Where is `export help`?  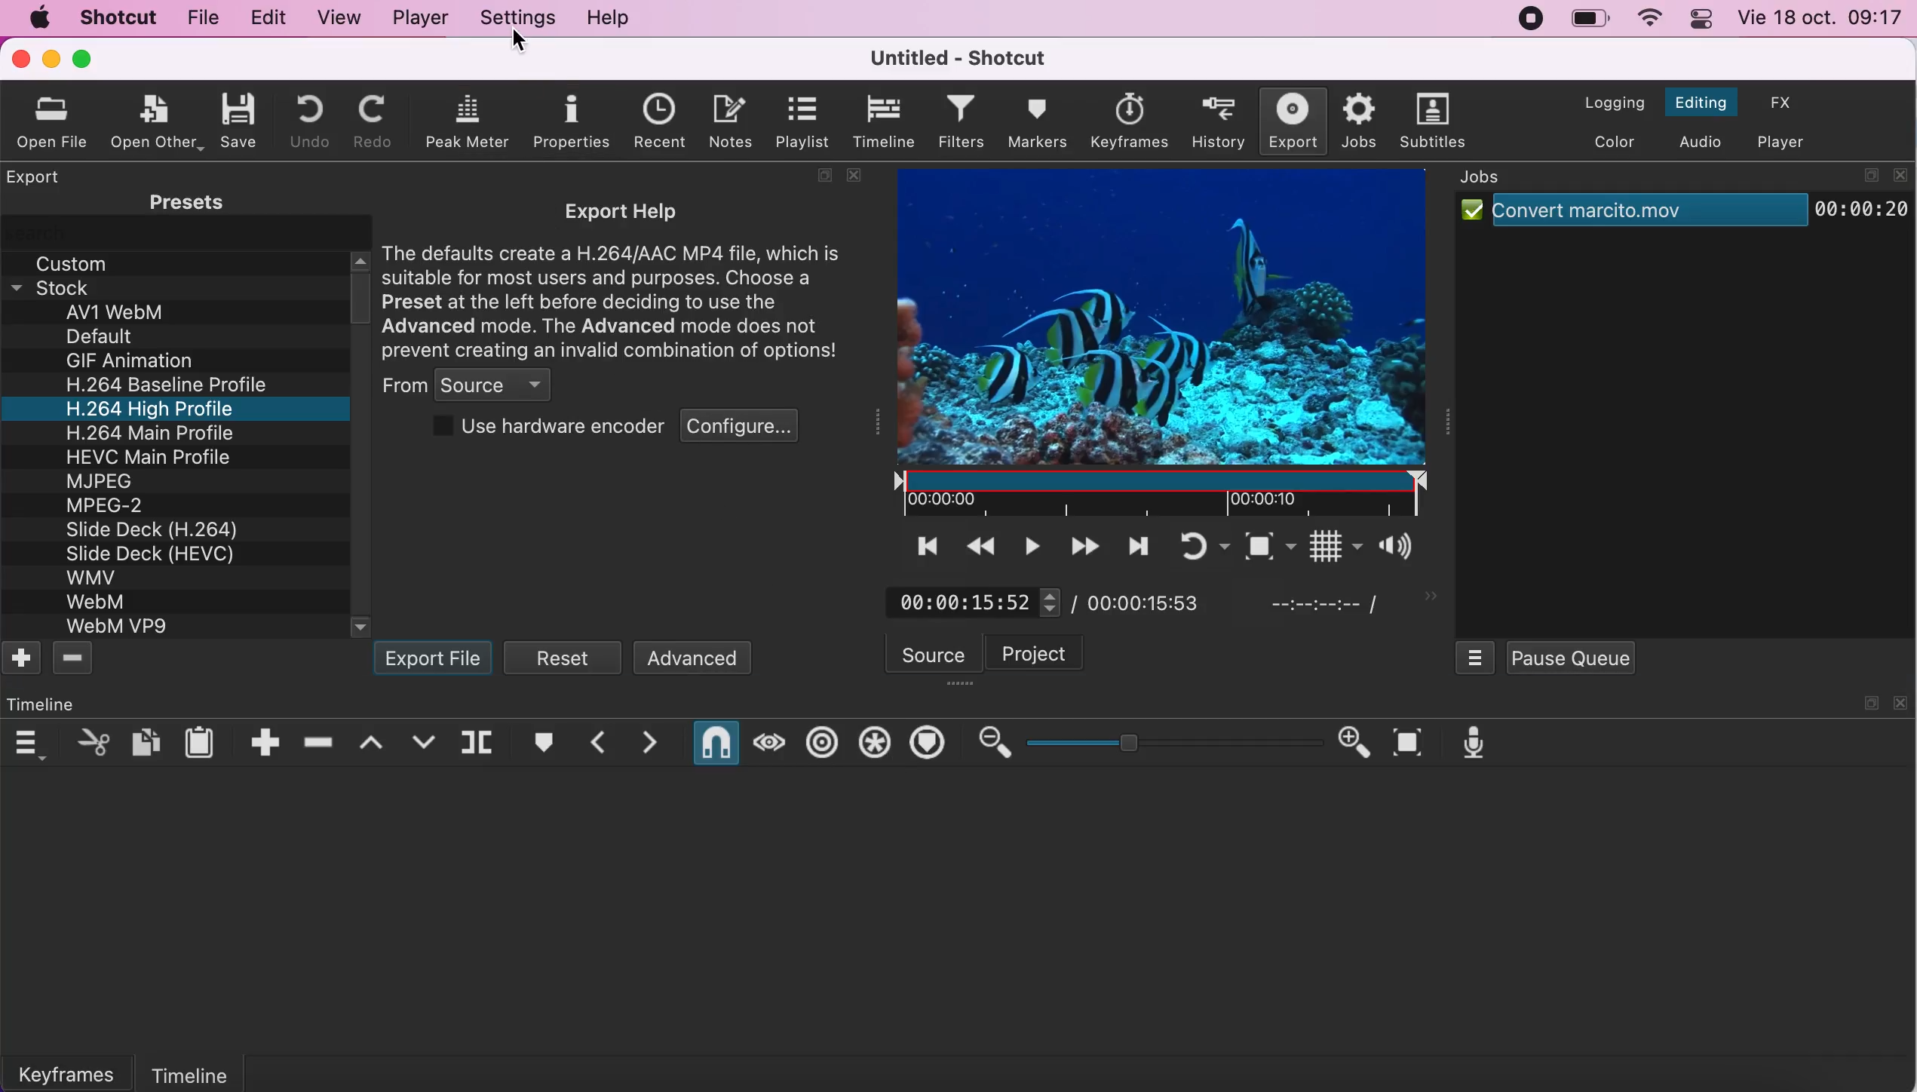 export help is located at coordinates (618, 279).